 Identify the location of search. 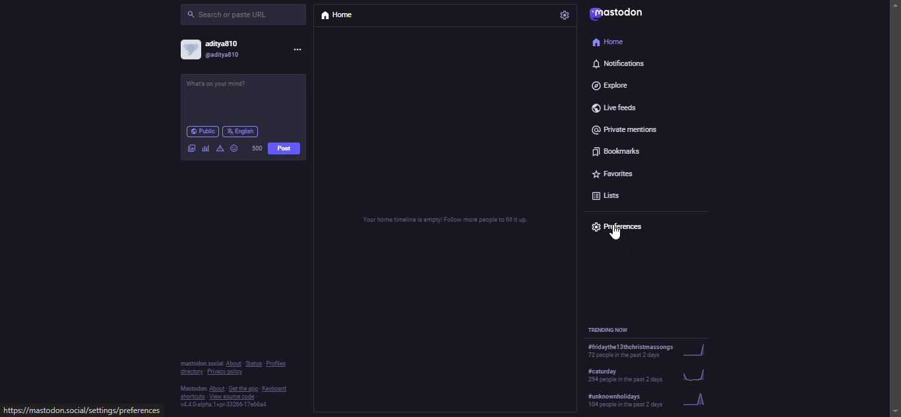
(234, 15).